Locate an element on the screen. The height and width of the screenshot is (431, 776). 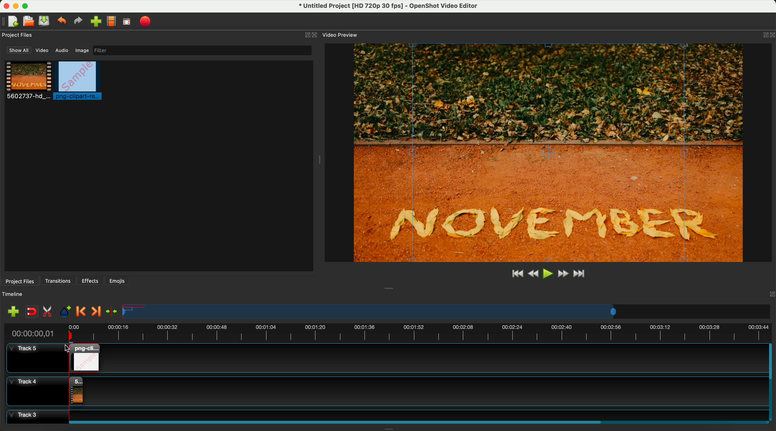
redo is located at coordinates (80, 22).